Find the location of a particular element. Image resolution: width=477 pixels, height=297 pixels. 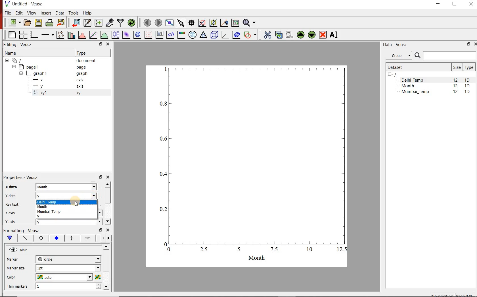

SEARCH DATASETS is located at coordinates (445, 56).